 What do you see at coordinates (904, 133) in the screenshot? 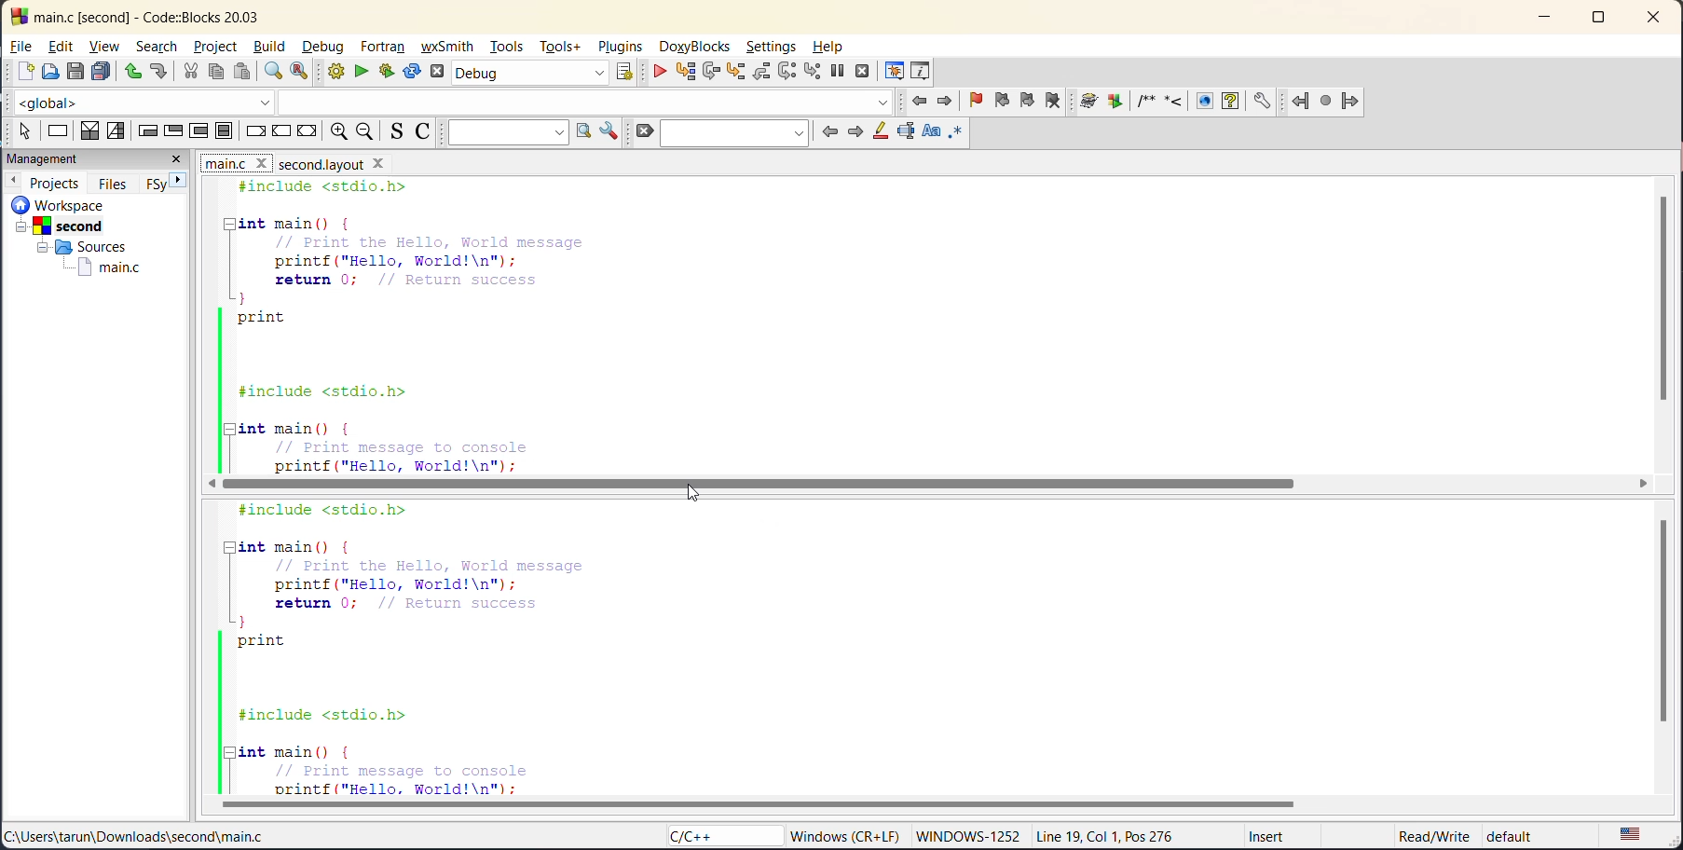
I see `selected text` at bounding box center [904, 133].